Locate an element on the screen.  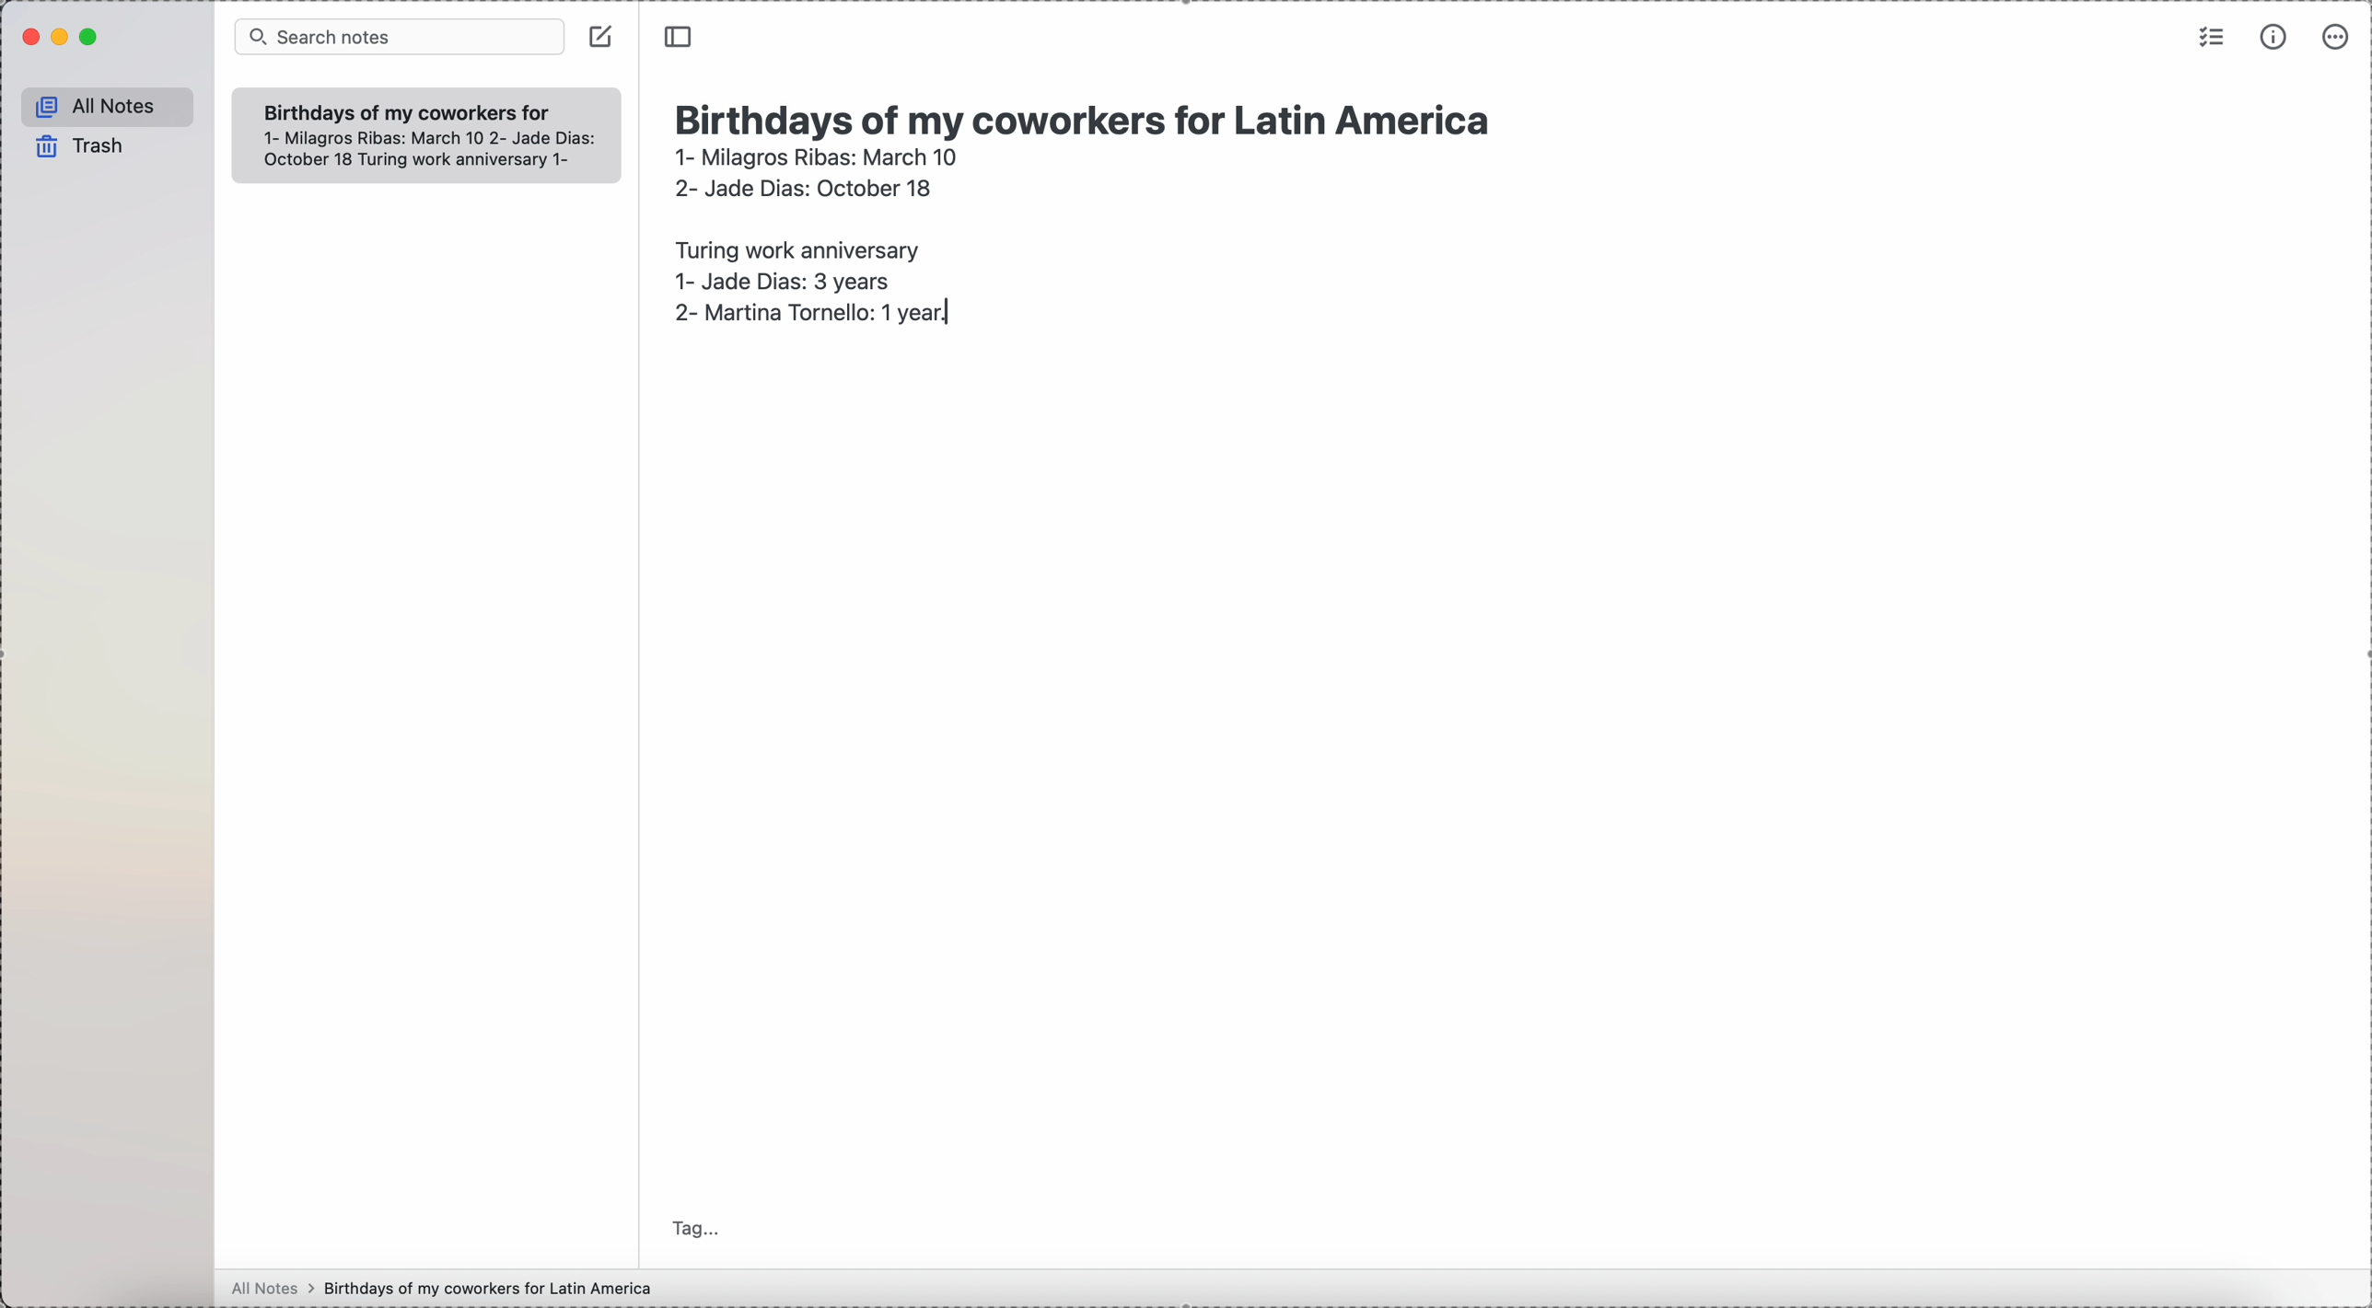
toggle side bar is located at coordinates (680, 38).